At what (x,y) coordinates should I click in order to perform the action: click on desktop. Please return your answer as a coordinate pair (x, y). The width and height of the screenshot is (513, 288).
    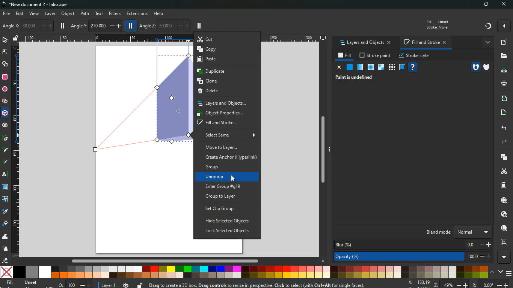
    Looking at the image, I should click on (323, 38).